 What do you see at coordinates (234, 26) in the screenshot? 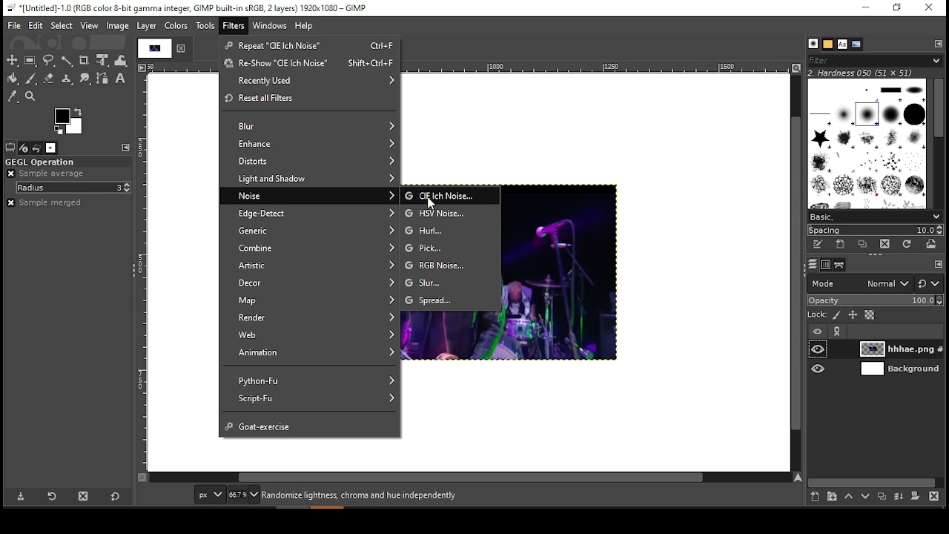
I see `filter` at bounding box center [234, 26].